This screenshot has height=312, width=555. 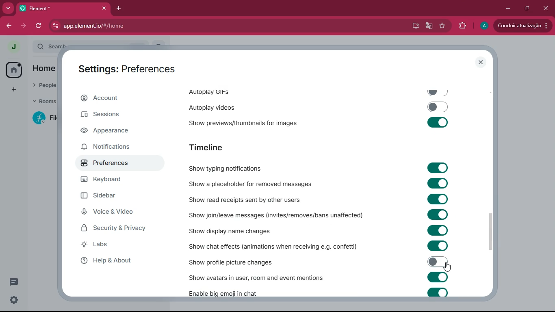 I want to click on conversation, so click(x=13, y=283).